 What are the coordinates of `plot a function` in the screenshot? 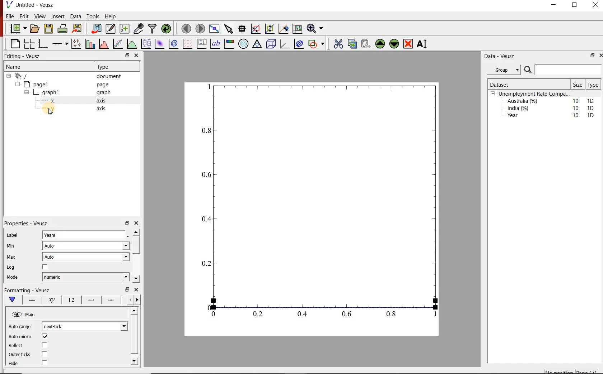 It's located at (132, 44).